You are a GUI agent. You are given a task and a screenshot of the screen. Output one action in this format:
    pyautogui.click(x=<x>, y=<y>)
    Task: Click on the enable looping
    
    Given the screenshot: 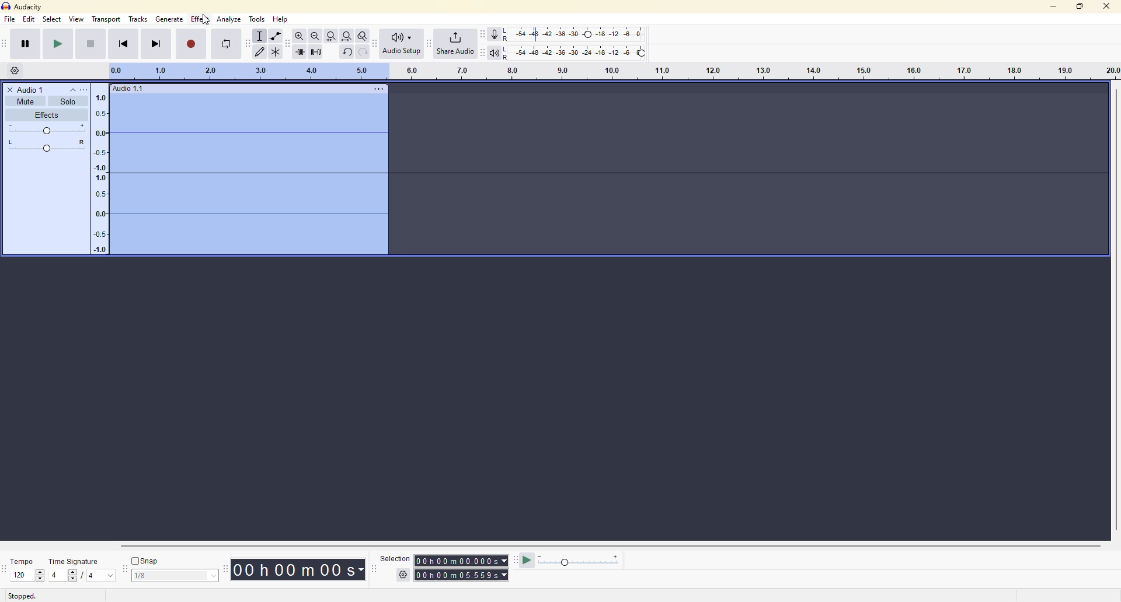 What is the action you would take?
    pyautogui.click(x=226, y=44)
    